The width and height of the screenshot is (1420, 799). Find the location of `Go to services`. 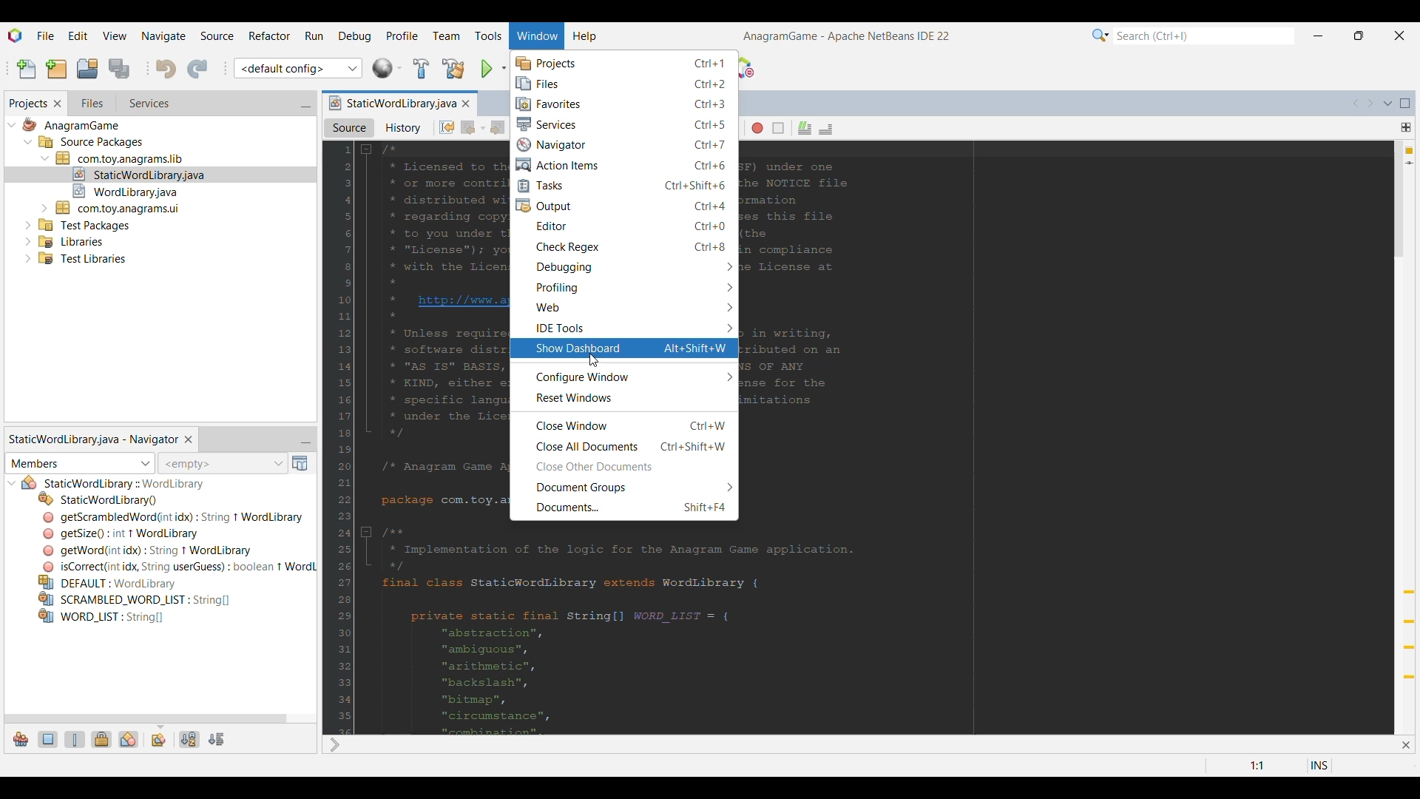

Go to services is located at coordinates (148, 104).